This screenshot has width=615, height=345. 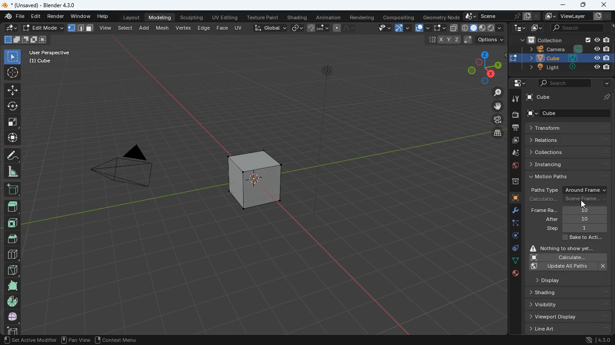 What do you see at coordinates (11, 138) in the screenshot?
I see `move` at bounding box center [11, 138].